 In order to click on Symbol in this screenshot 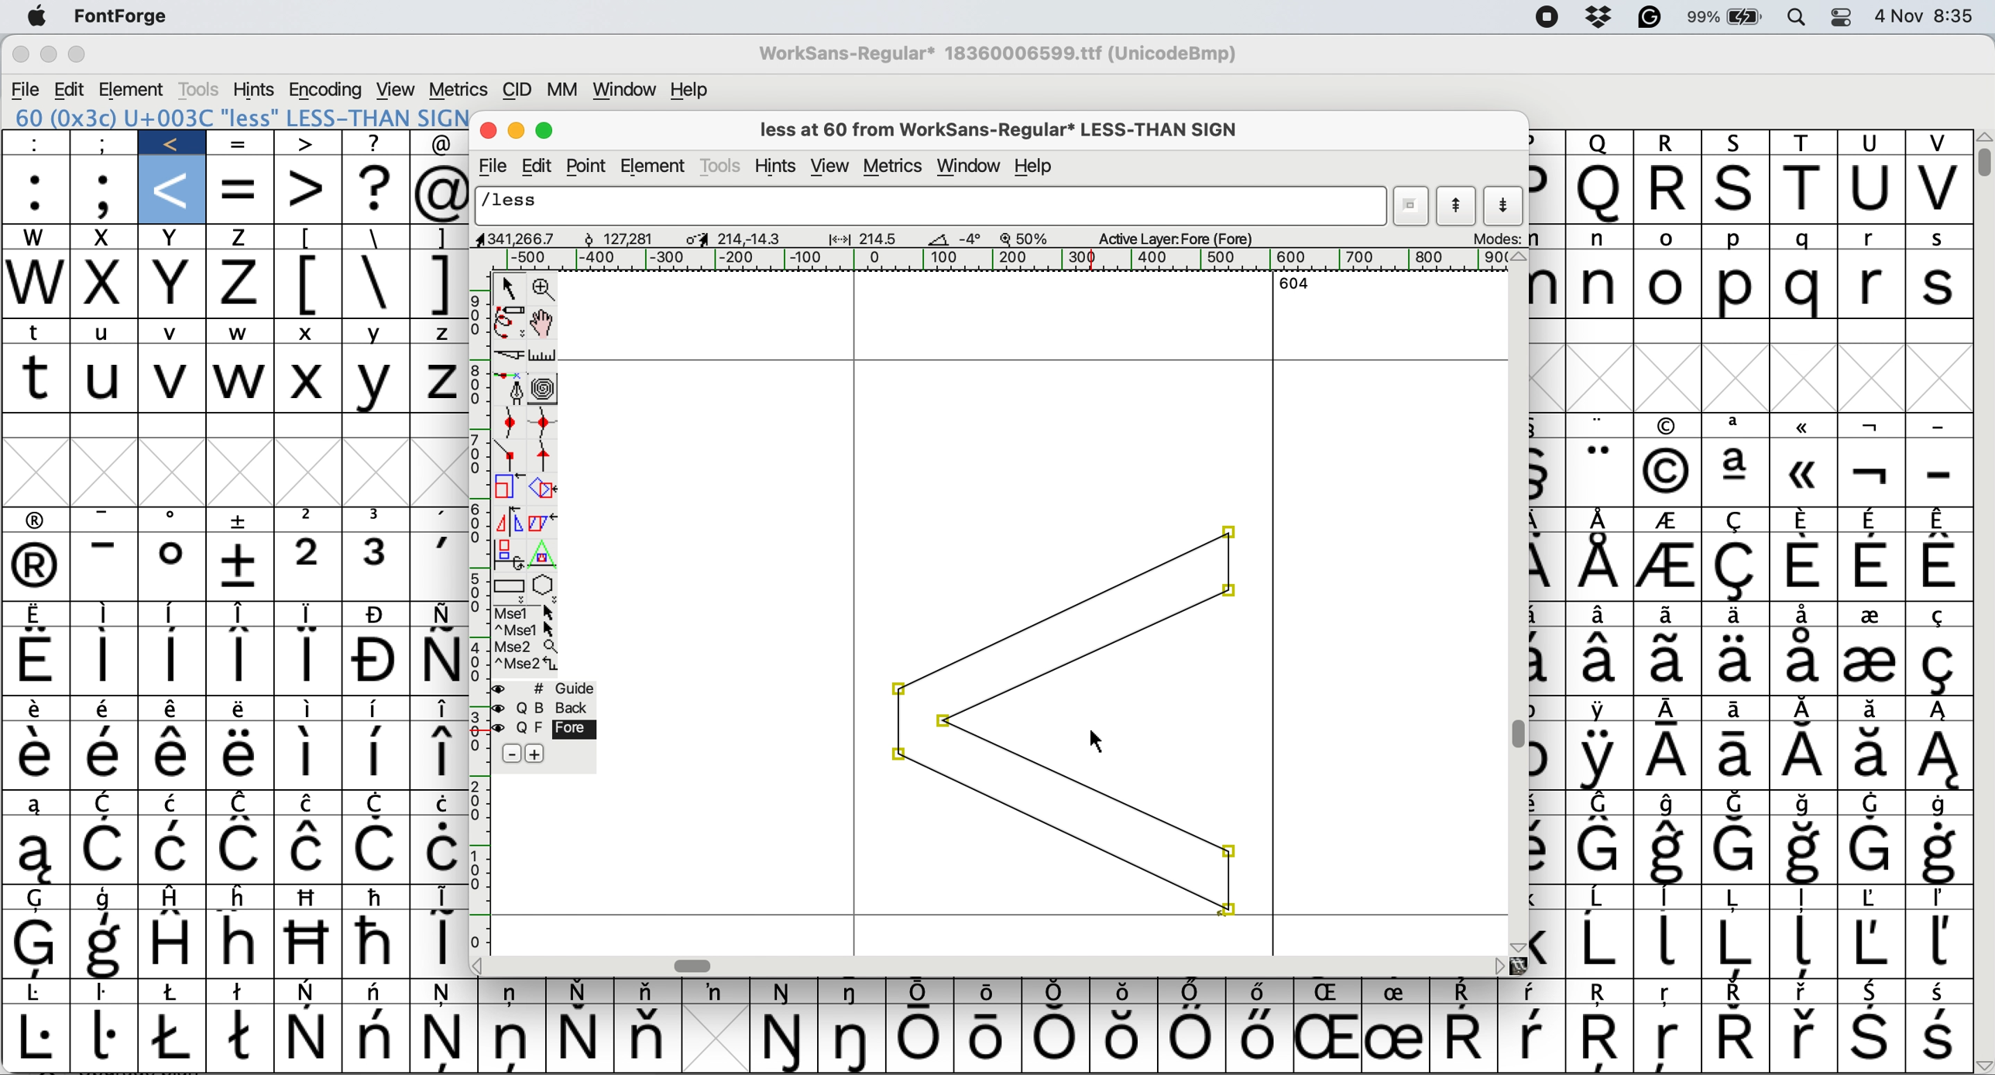, I will do `click(1804, 804)`.